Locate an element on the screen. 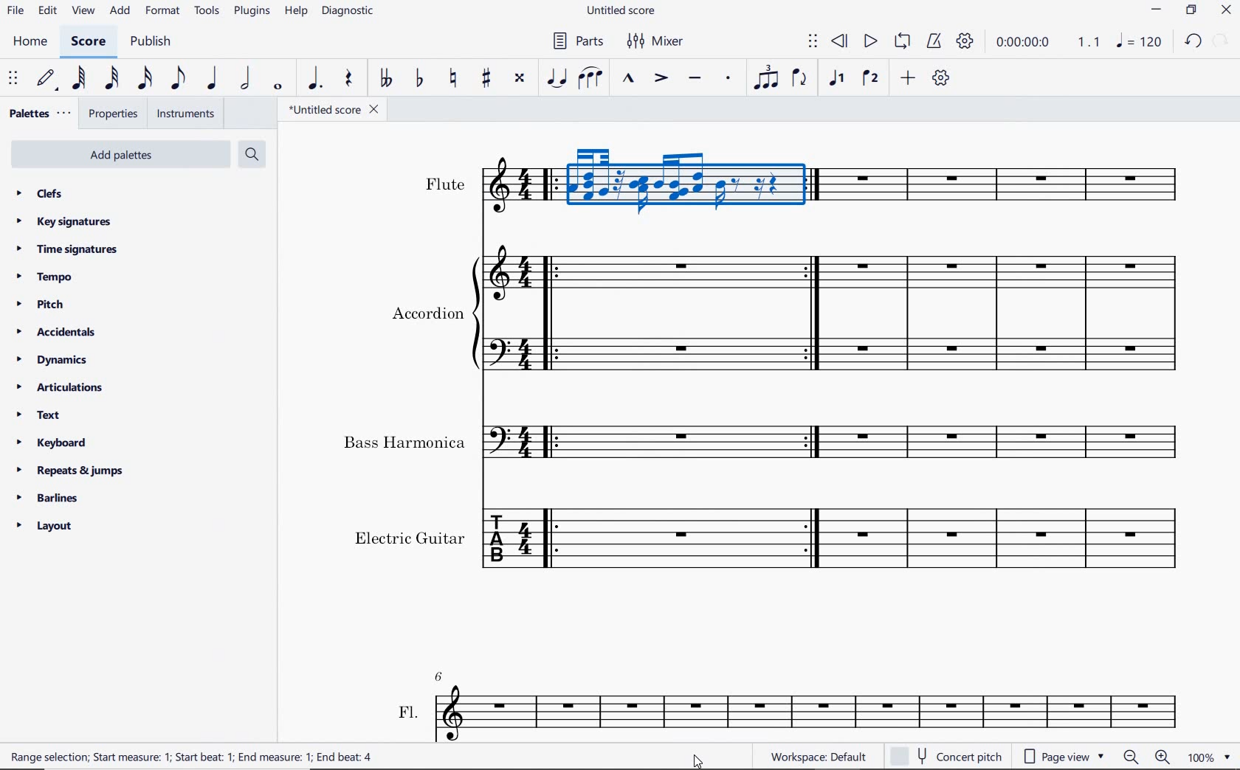  key signatures is located at coordinates (63, 222).